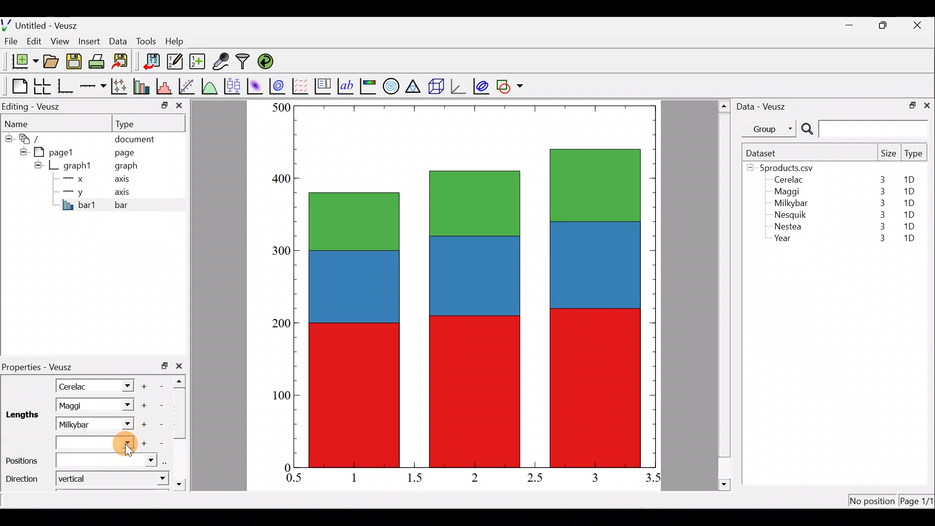  What do you see at coordinates (73, 191) in the screenshot?
I see `y` at bounding box center [73, 191].